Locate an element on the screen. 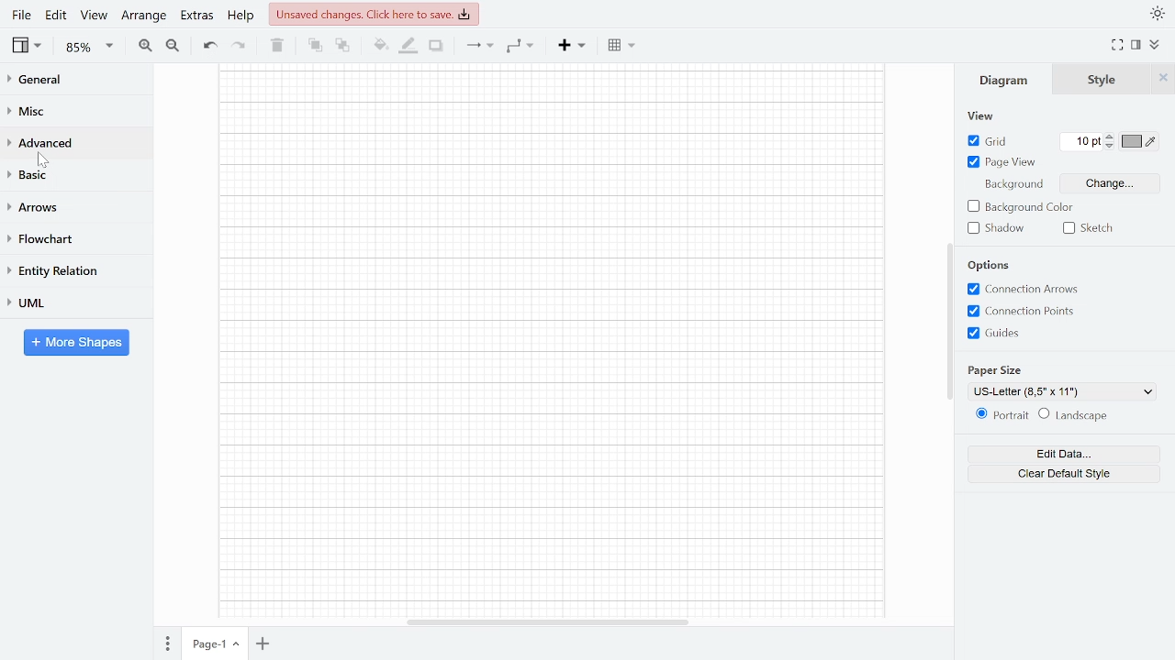 Image resolution: width=1175 pixels, height=660 pixels. Pages is located at coordinates (167, 643).